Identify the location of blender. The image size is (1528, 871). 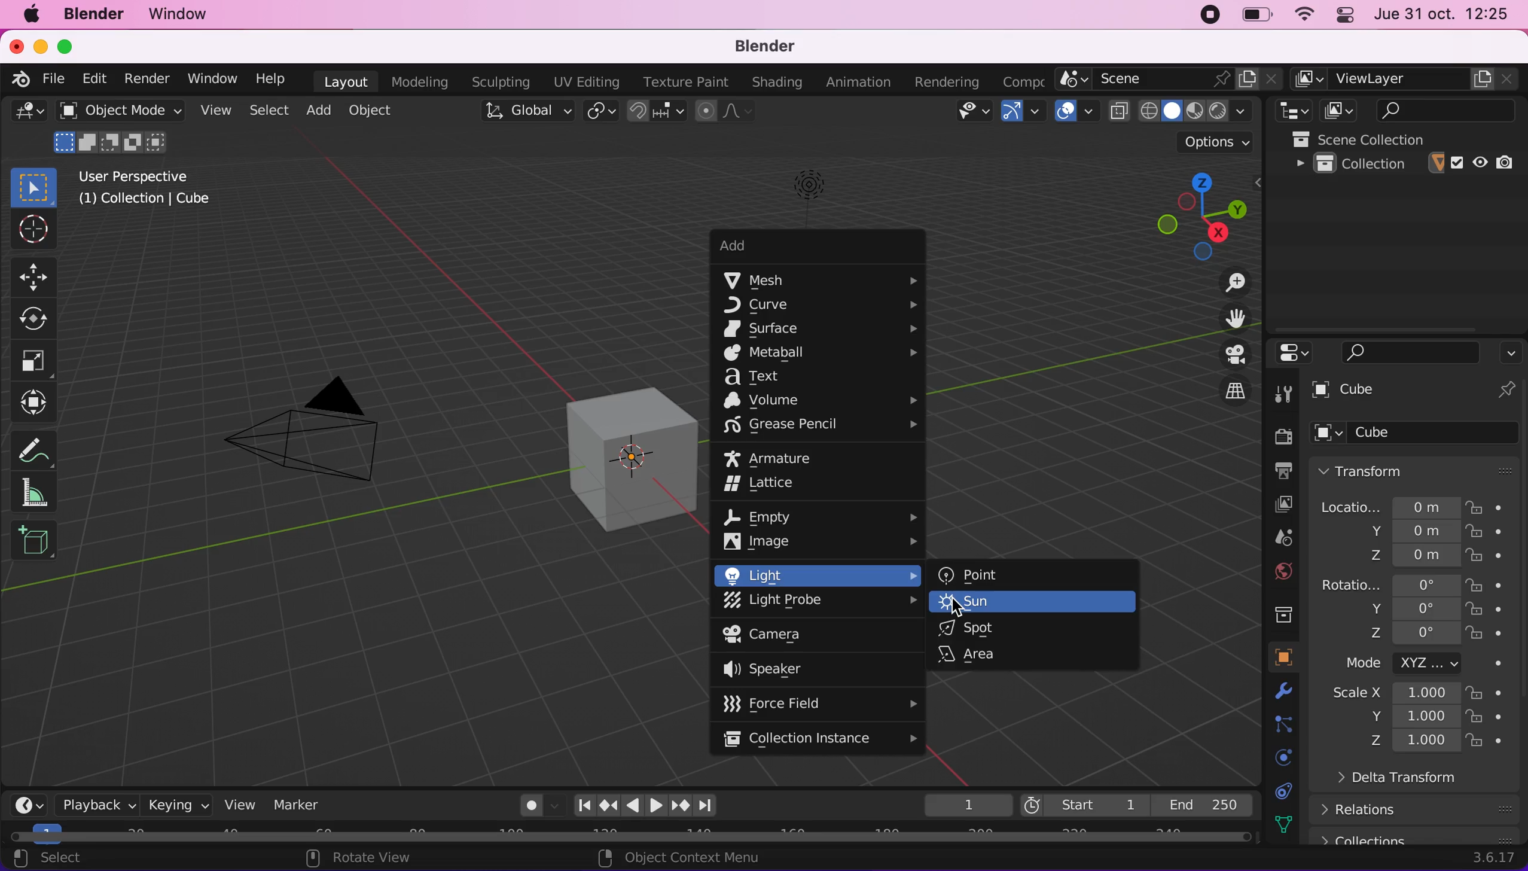
(773, 46).